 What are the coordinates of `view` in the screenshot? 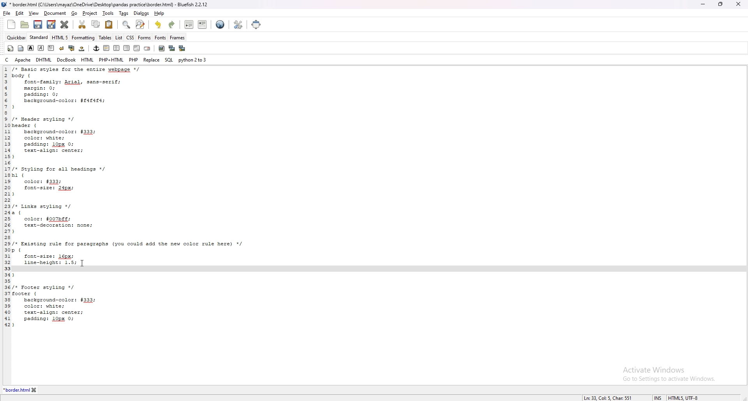 It's located at (34, 14).